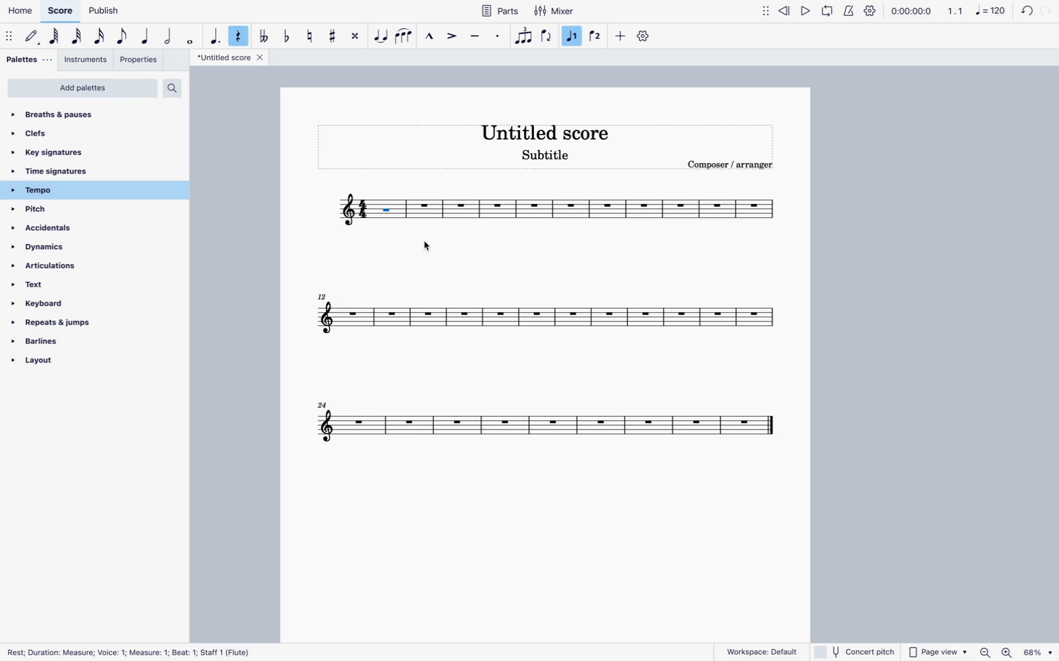  Describe the element at coordinates (976, 11) in the screenshot. I see `scale` at that location.